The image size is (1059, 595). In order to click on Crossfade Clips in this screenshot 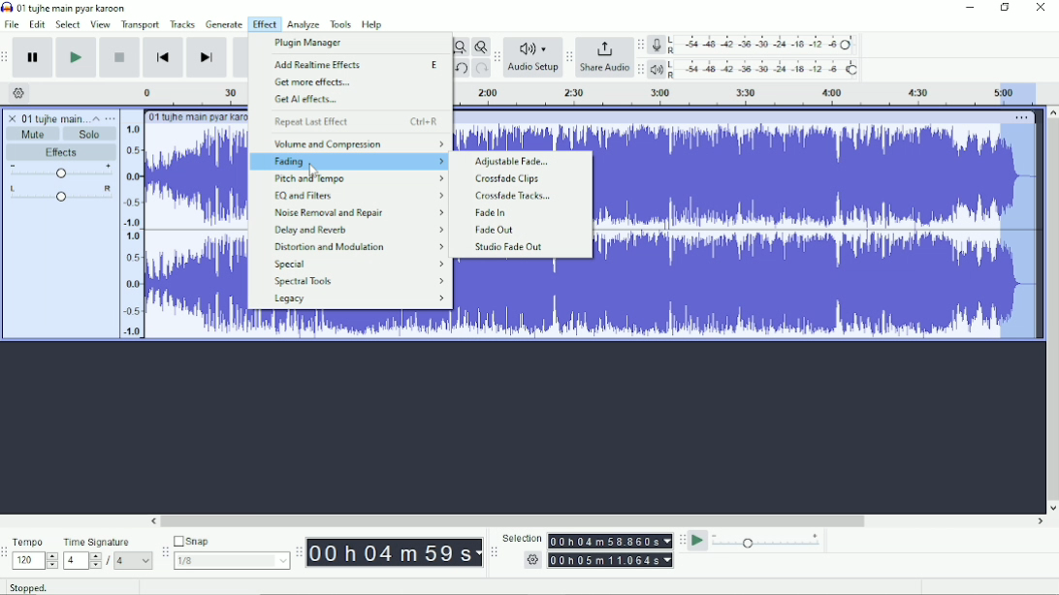, I will do `click(512, 179)`.